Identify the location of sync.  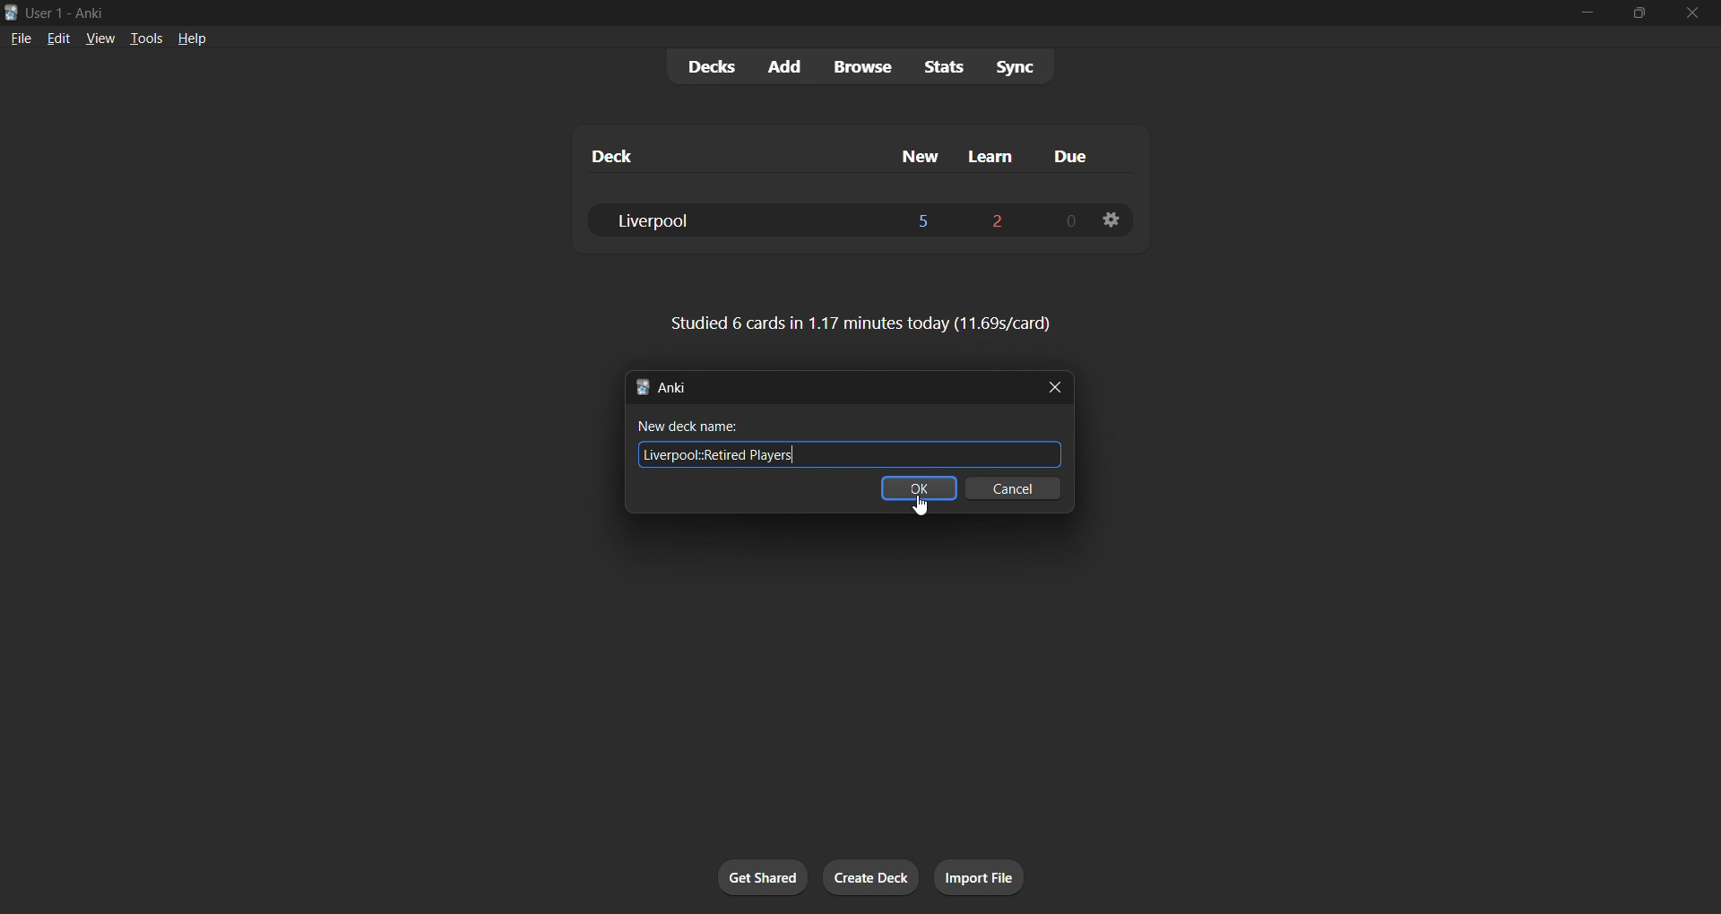
(1021, 64).